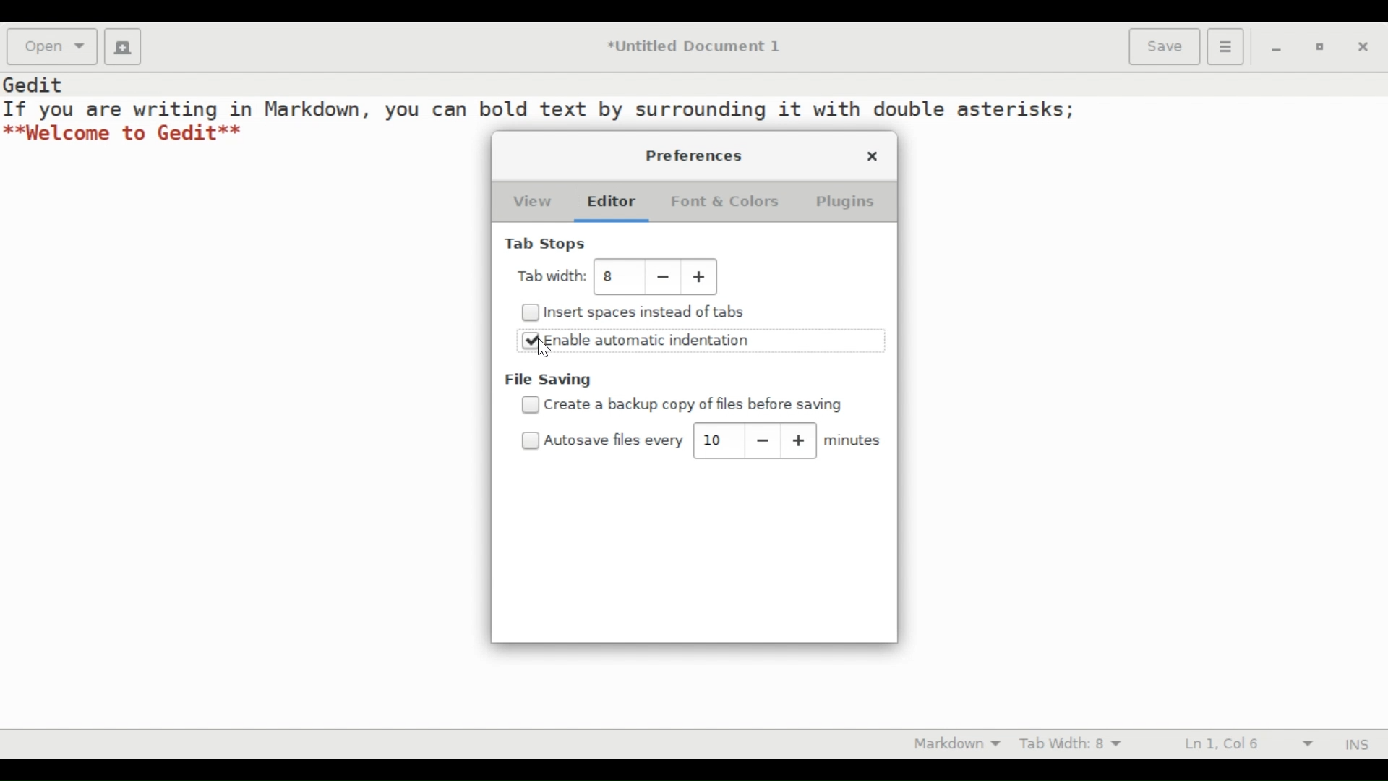 This screenshot has width=1388, height=781. Describe the element at coordinates (531, 314) in the screenshot. I see `Checkbox` at that location.